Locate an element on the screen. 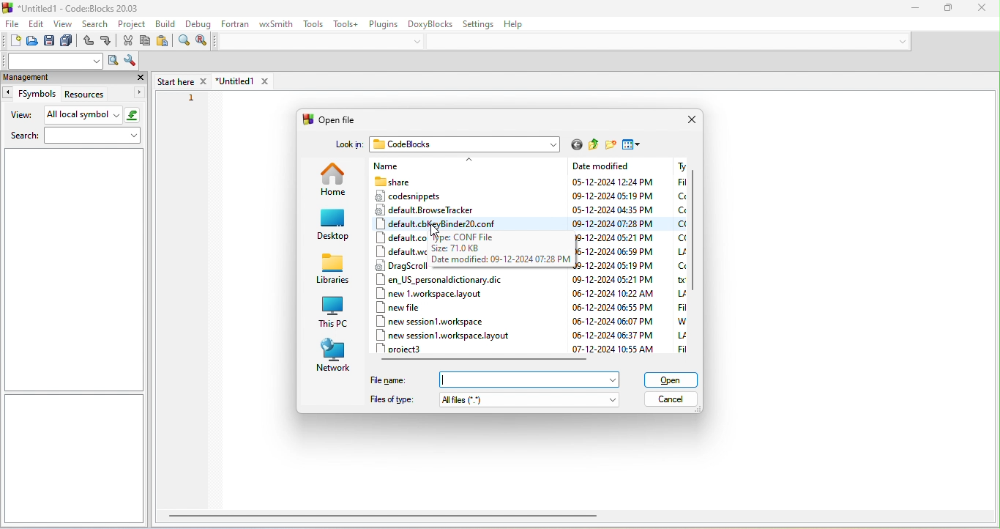 Image resolution: width=1000 pixels, height=529 pixels. libraries is located at coordinates (332, 273).